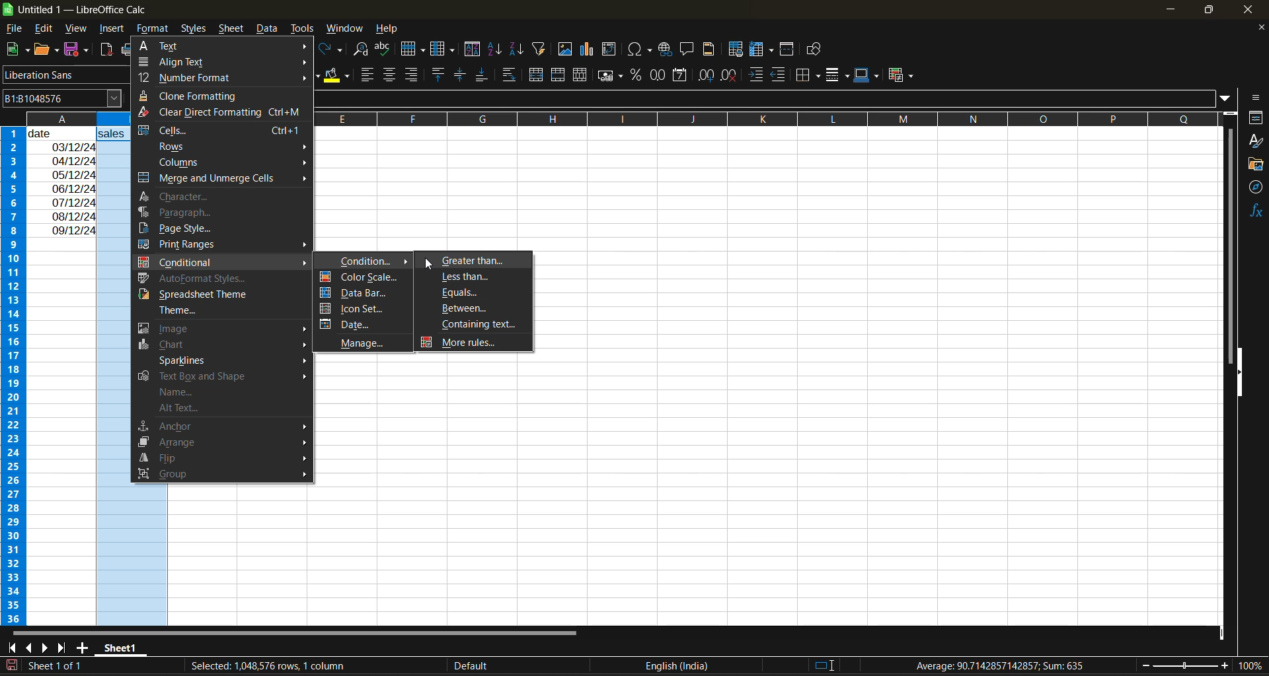  What do you see at coordinates (299, 632) in the screenshot?
I see `horizontal scroll bar` at bounding box center [299, 632].